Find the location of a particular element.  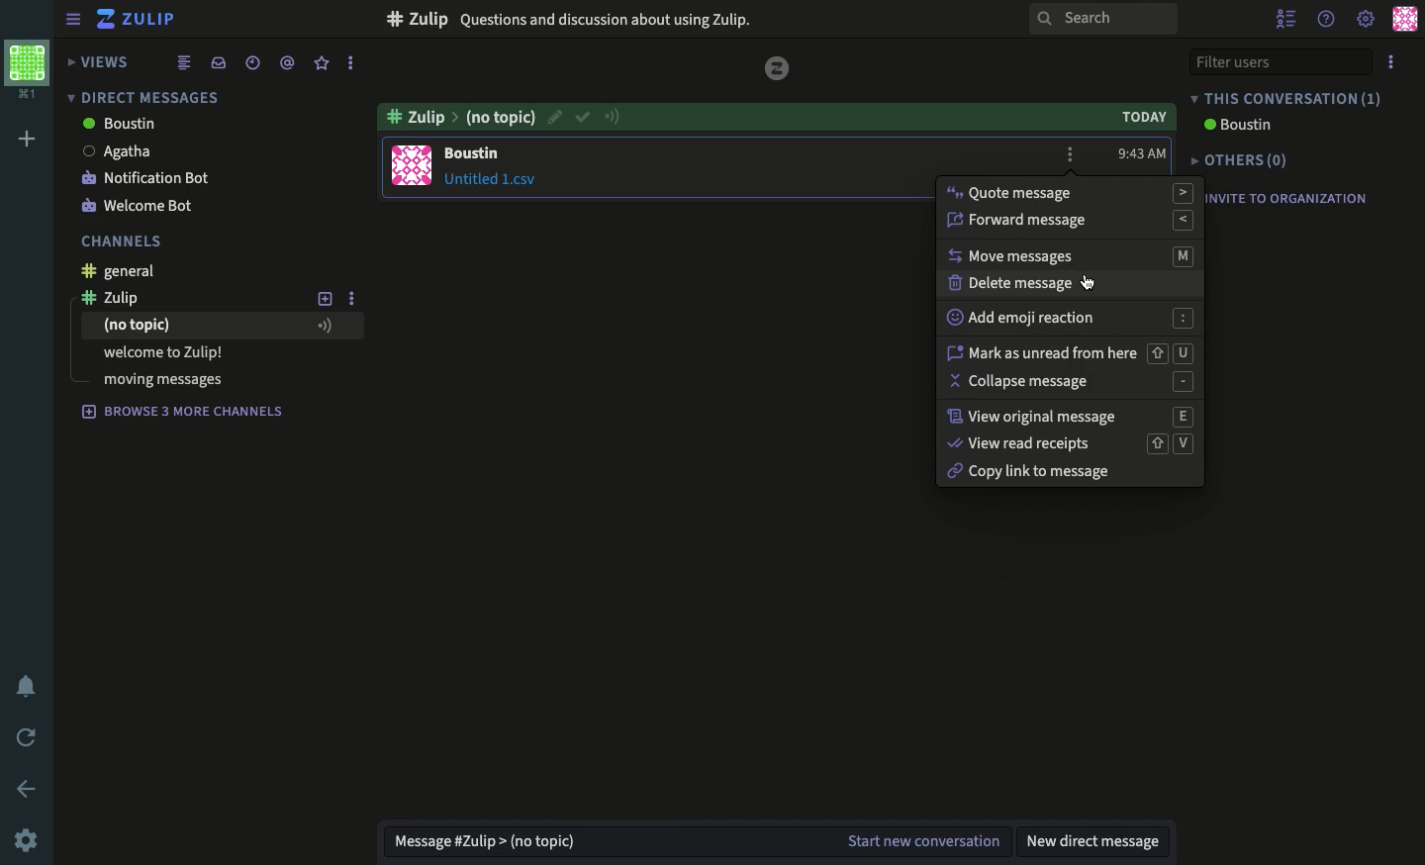

mark as unread is located at coordinates (1068, 353).